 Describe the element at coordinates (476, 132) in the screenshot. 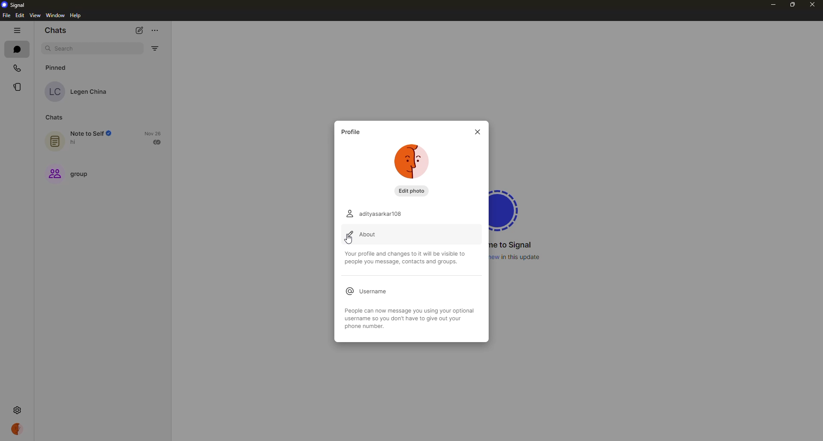

I see `close` at that location.